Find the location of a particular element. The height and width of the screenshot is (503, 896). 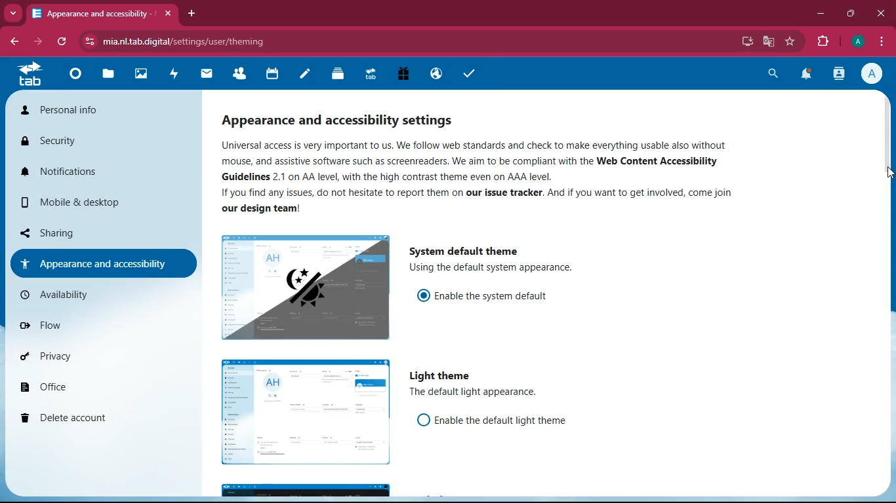

cursor is located at coordinates (885, 176).